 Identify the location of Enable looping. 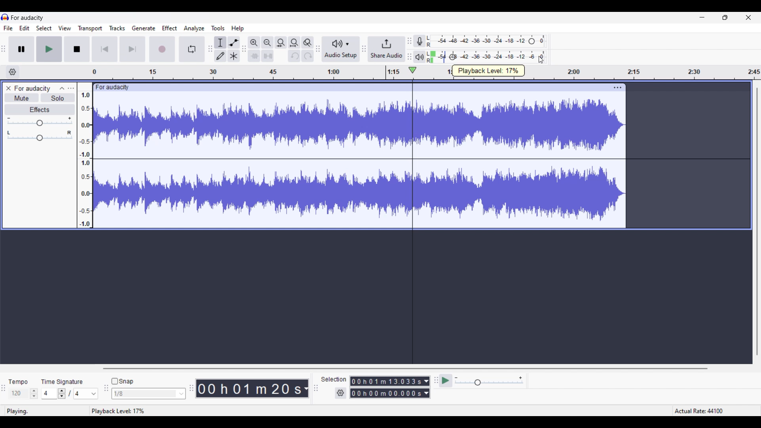
(192, 49).